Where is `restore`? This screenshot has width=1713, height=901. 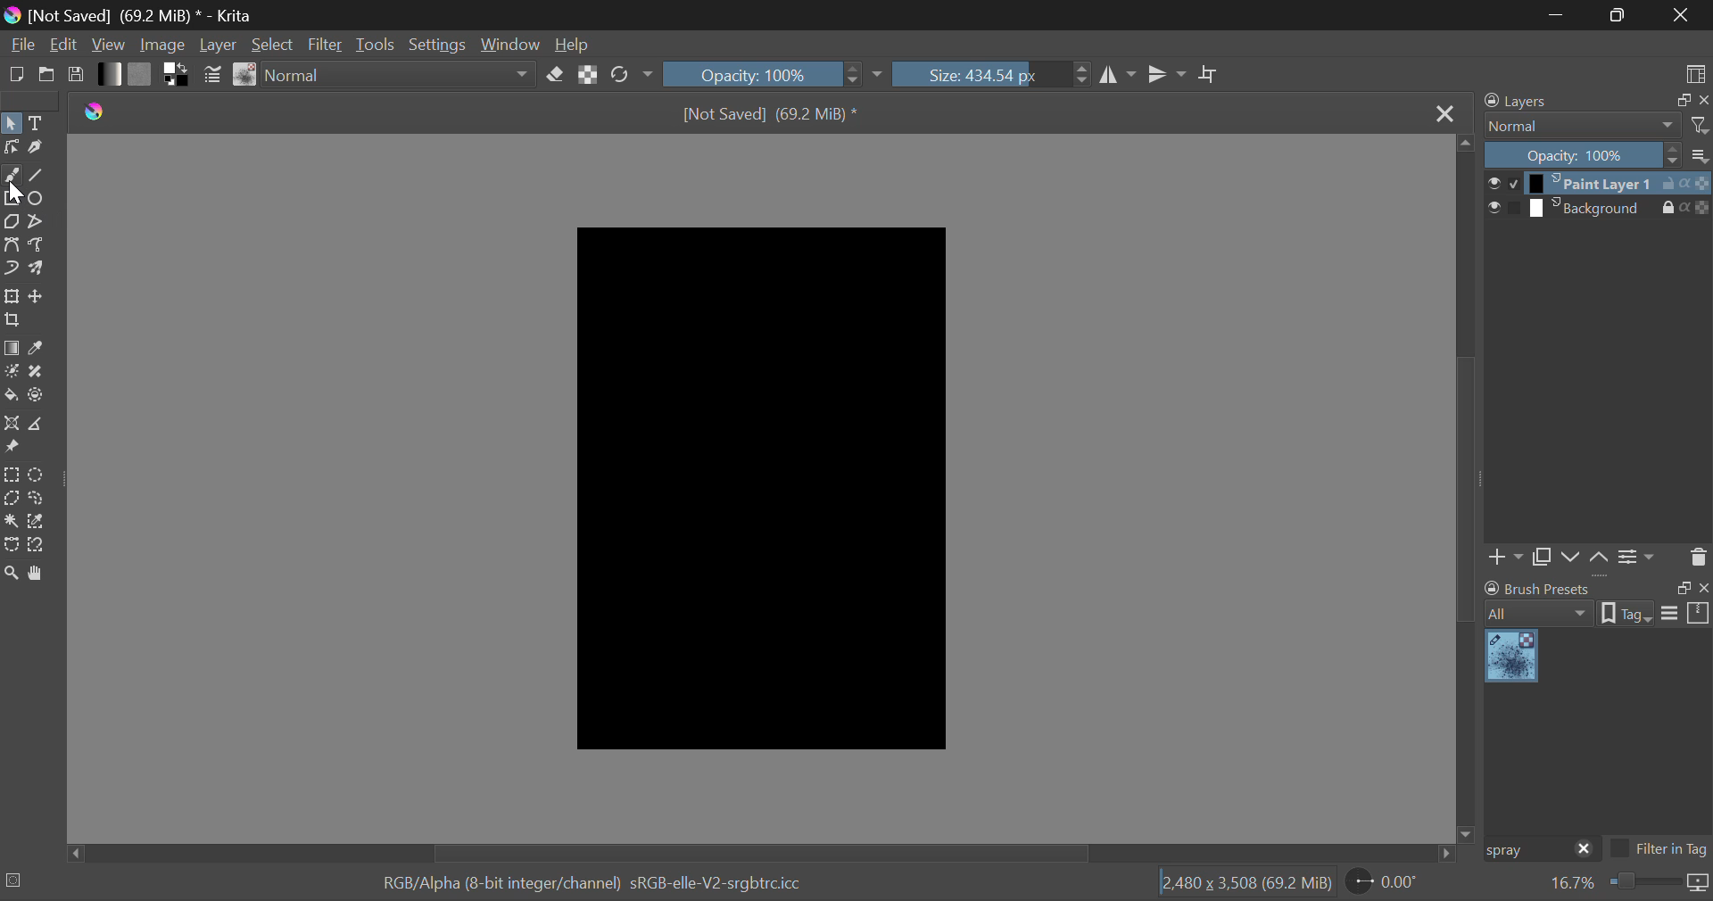 restore is located at coordinates (1680, 101).